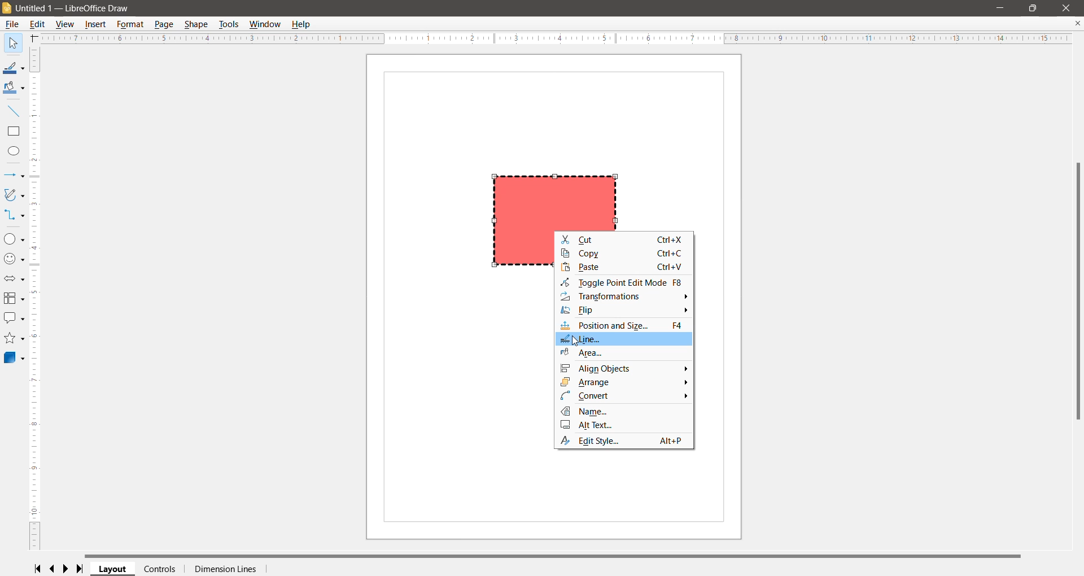  What do you see at coordinates (597, 369) in the screenshot?
I see `Align Objects` at bounding box center [597, 369].